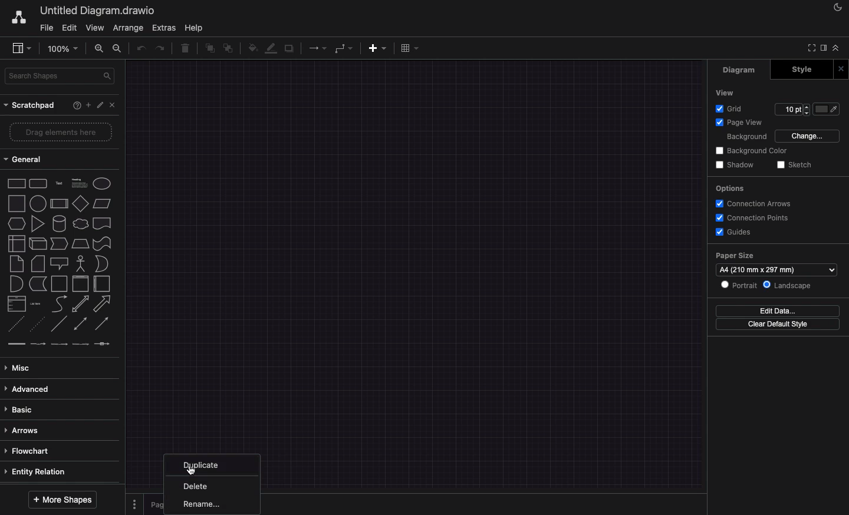 This screenshot has height=515, width=849. Describe the element at coordinates (812, 48) in the screenshot. I see `full screen` at that location.